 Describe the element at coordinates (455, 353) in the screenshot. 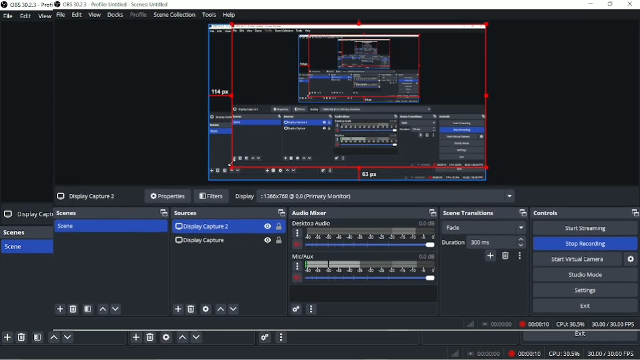

I see `Network` at that location.